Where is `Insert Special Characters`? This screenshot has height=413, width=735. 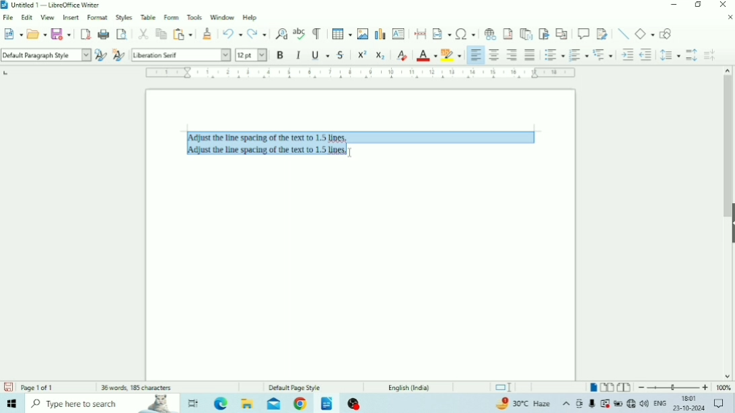 Insert Special Characters is located at coordinates (466, 33).